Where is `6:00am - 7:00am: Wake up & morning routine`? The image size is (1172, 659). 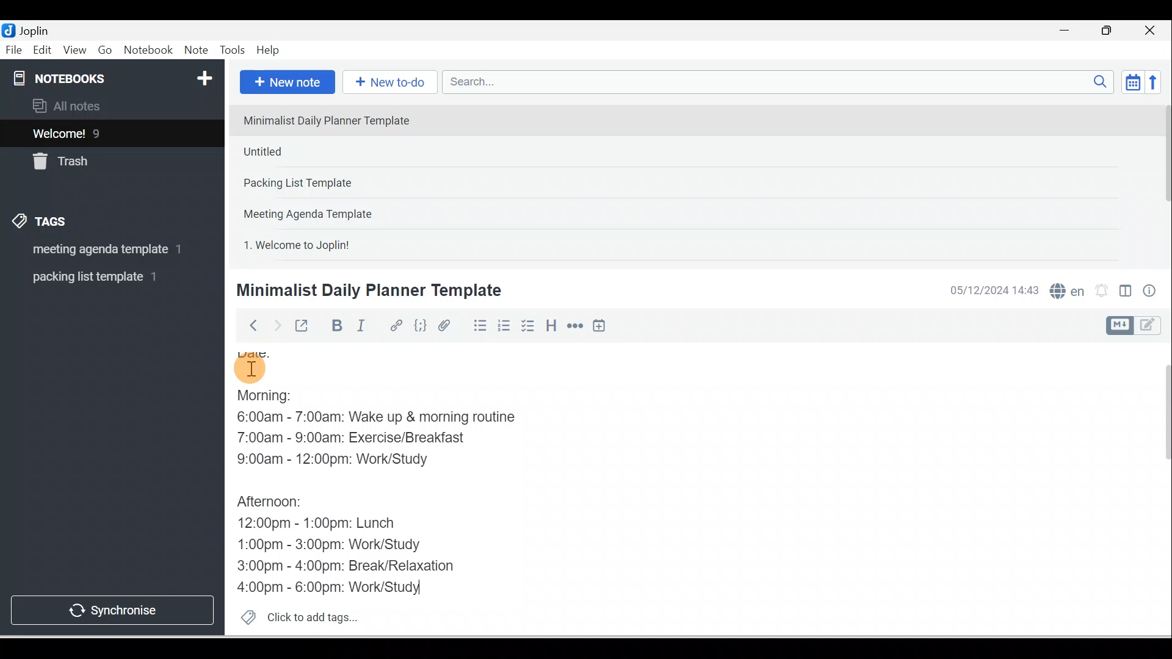 6:00am - 7:00am: Wake up & morning routine is located at coordinates (388, 419).